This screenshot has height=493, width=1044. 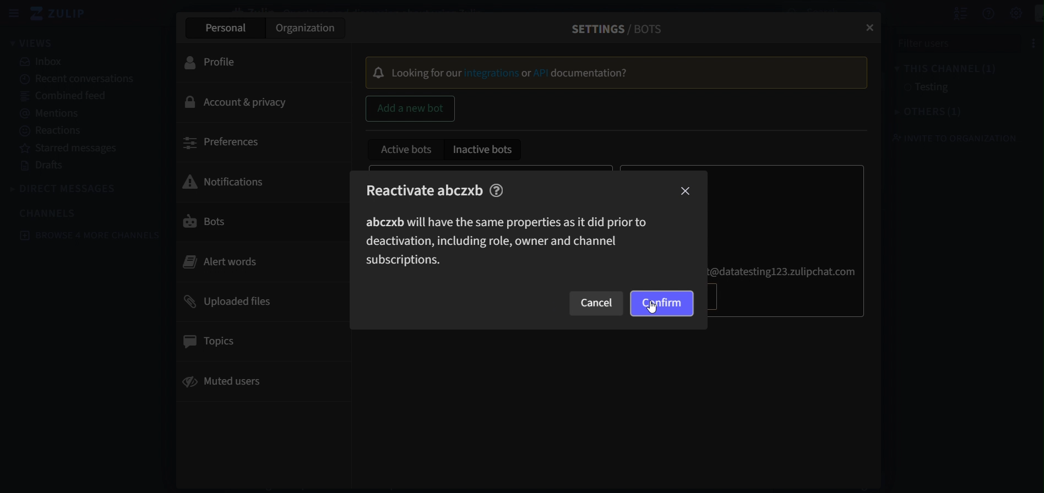 What do you see at coordinates (492, 73) in the screenshot?
I see `Integrtions` at bounding box center [492, 73].